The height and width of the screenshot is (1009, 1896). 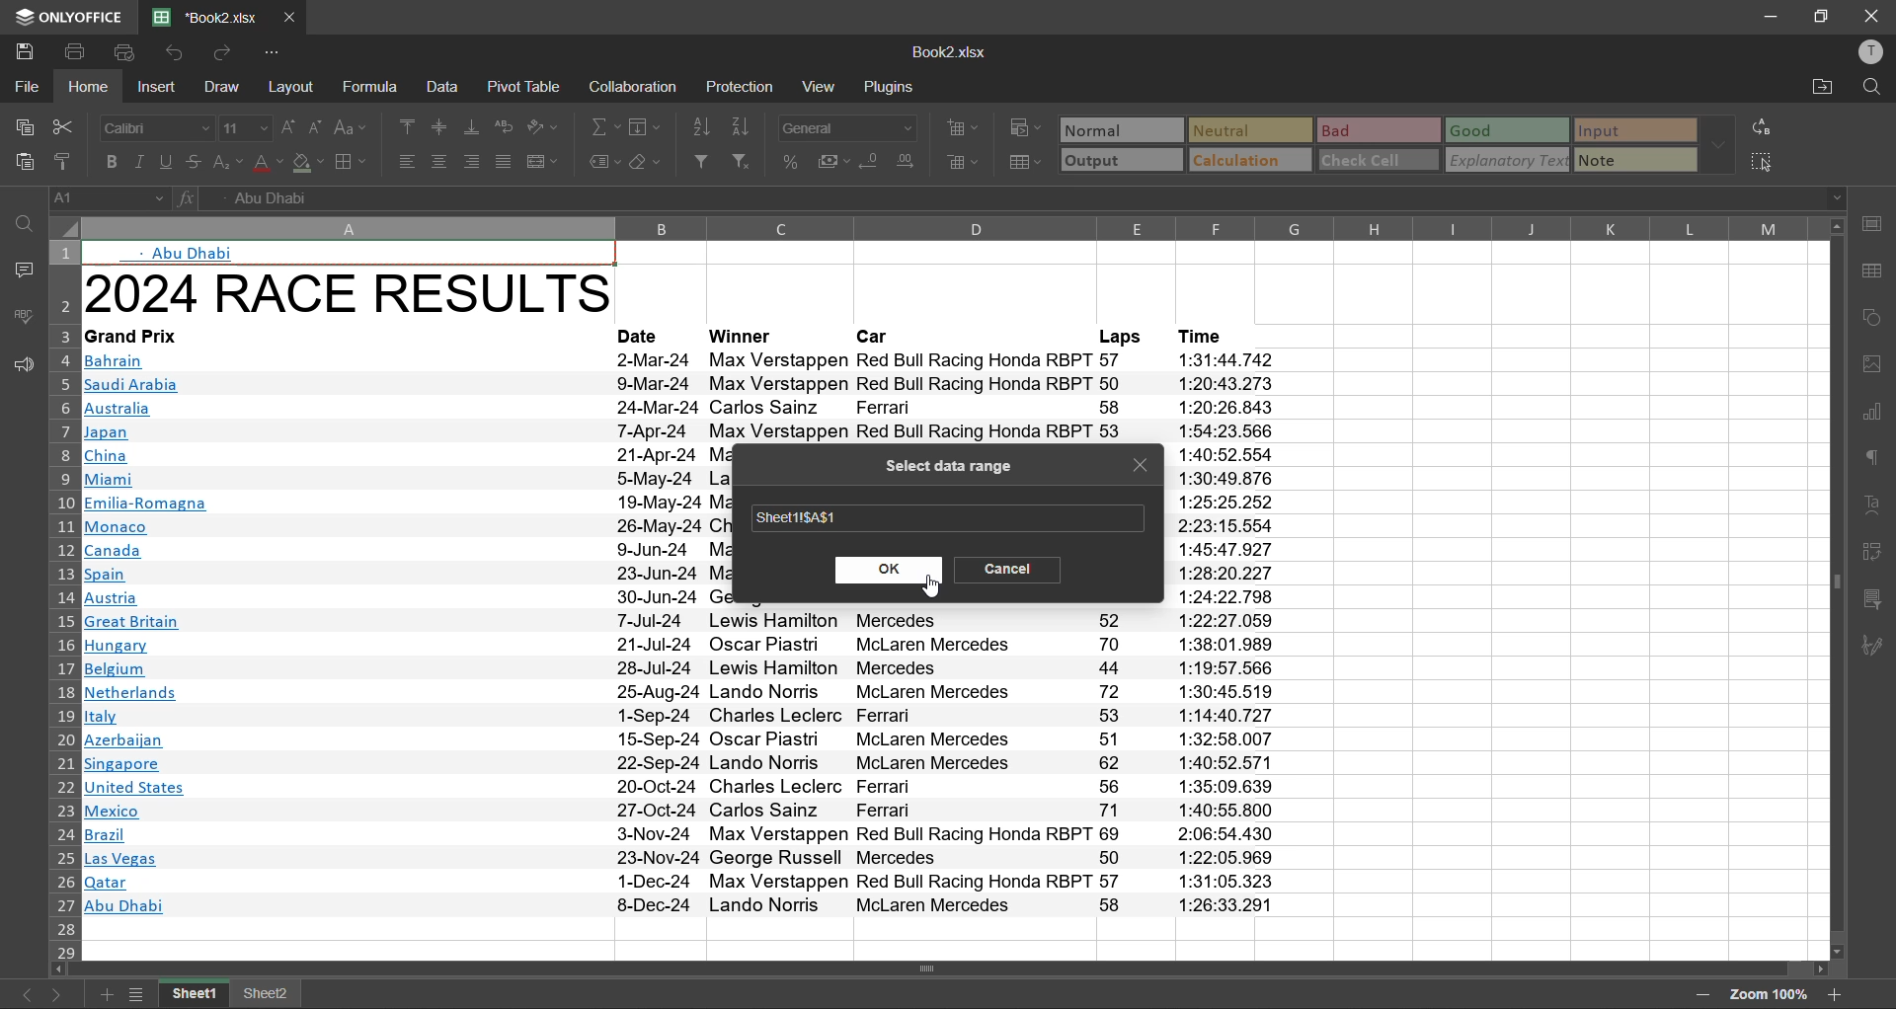 I want to click on print, so click(x=77, y=51).